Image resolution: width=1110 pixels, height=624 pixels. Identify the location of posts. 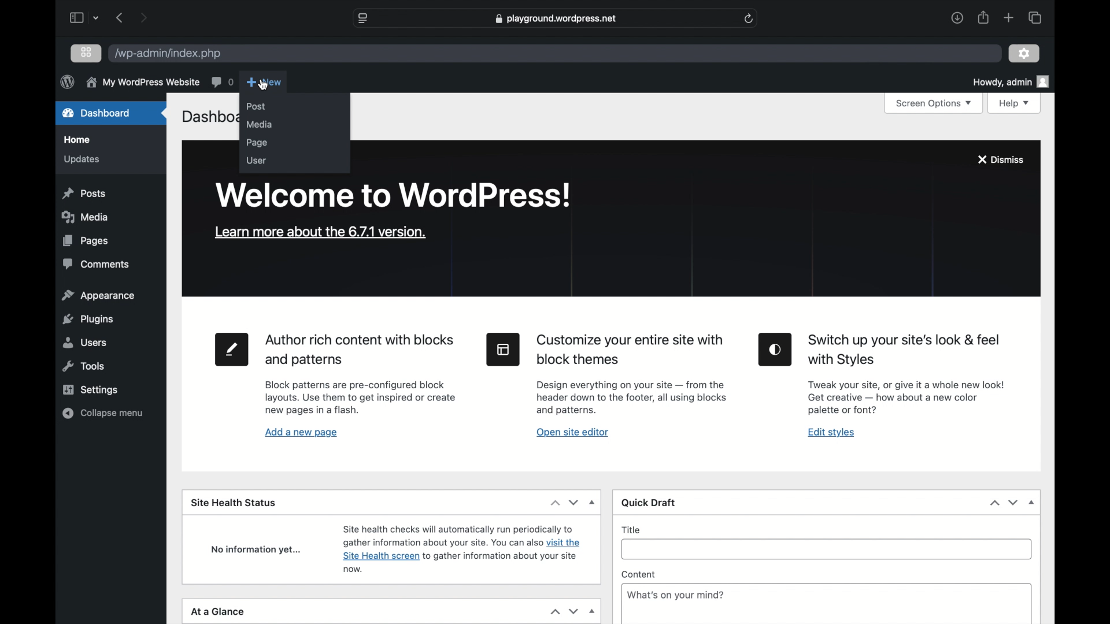
(83, 193).